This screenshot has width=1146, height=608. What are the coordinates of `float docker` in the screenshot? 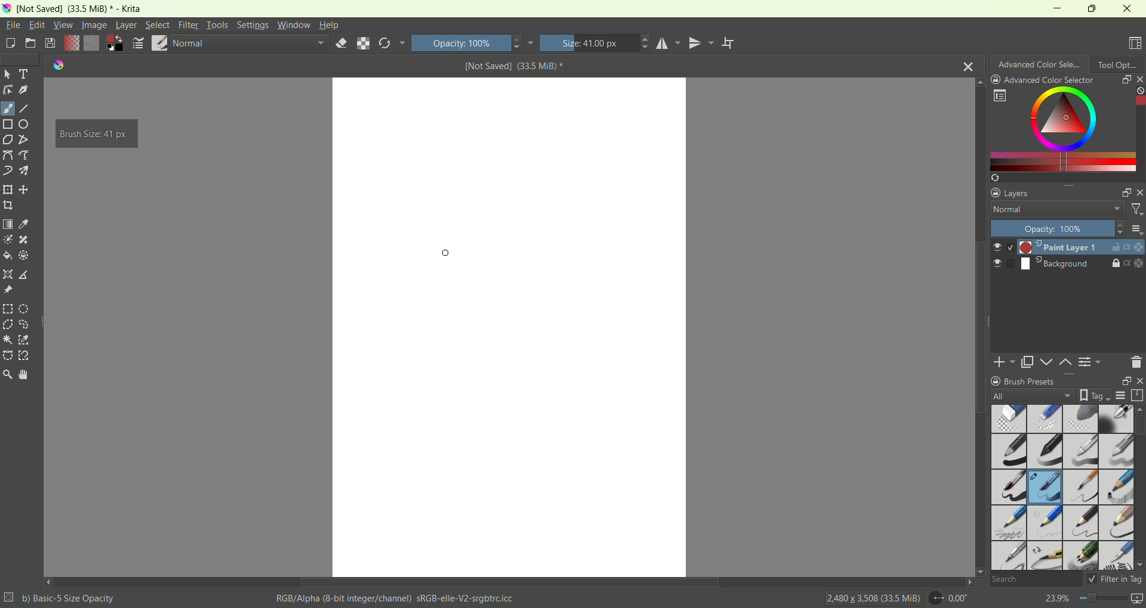 It's located at (1125, 193).